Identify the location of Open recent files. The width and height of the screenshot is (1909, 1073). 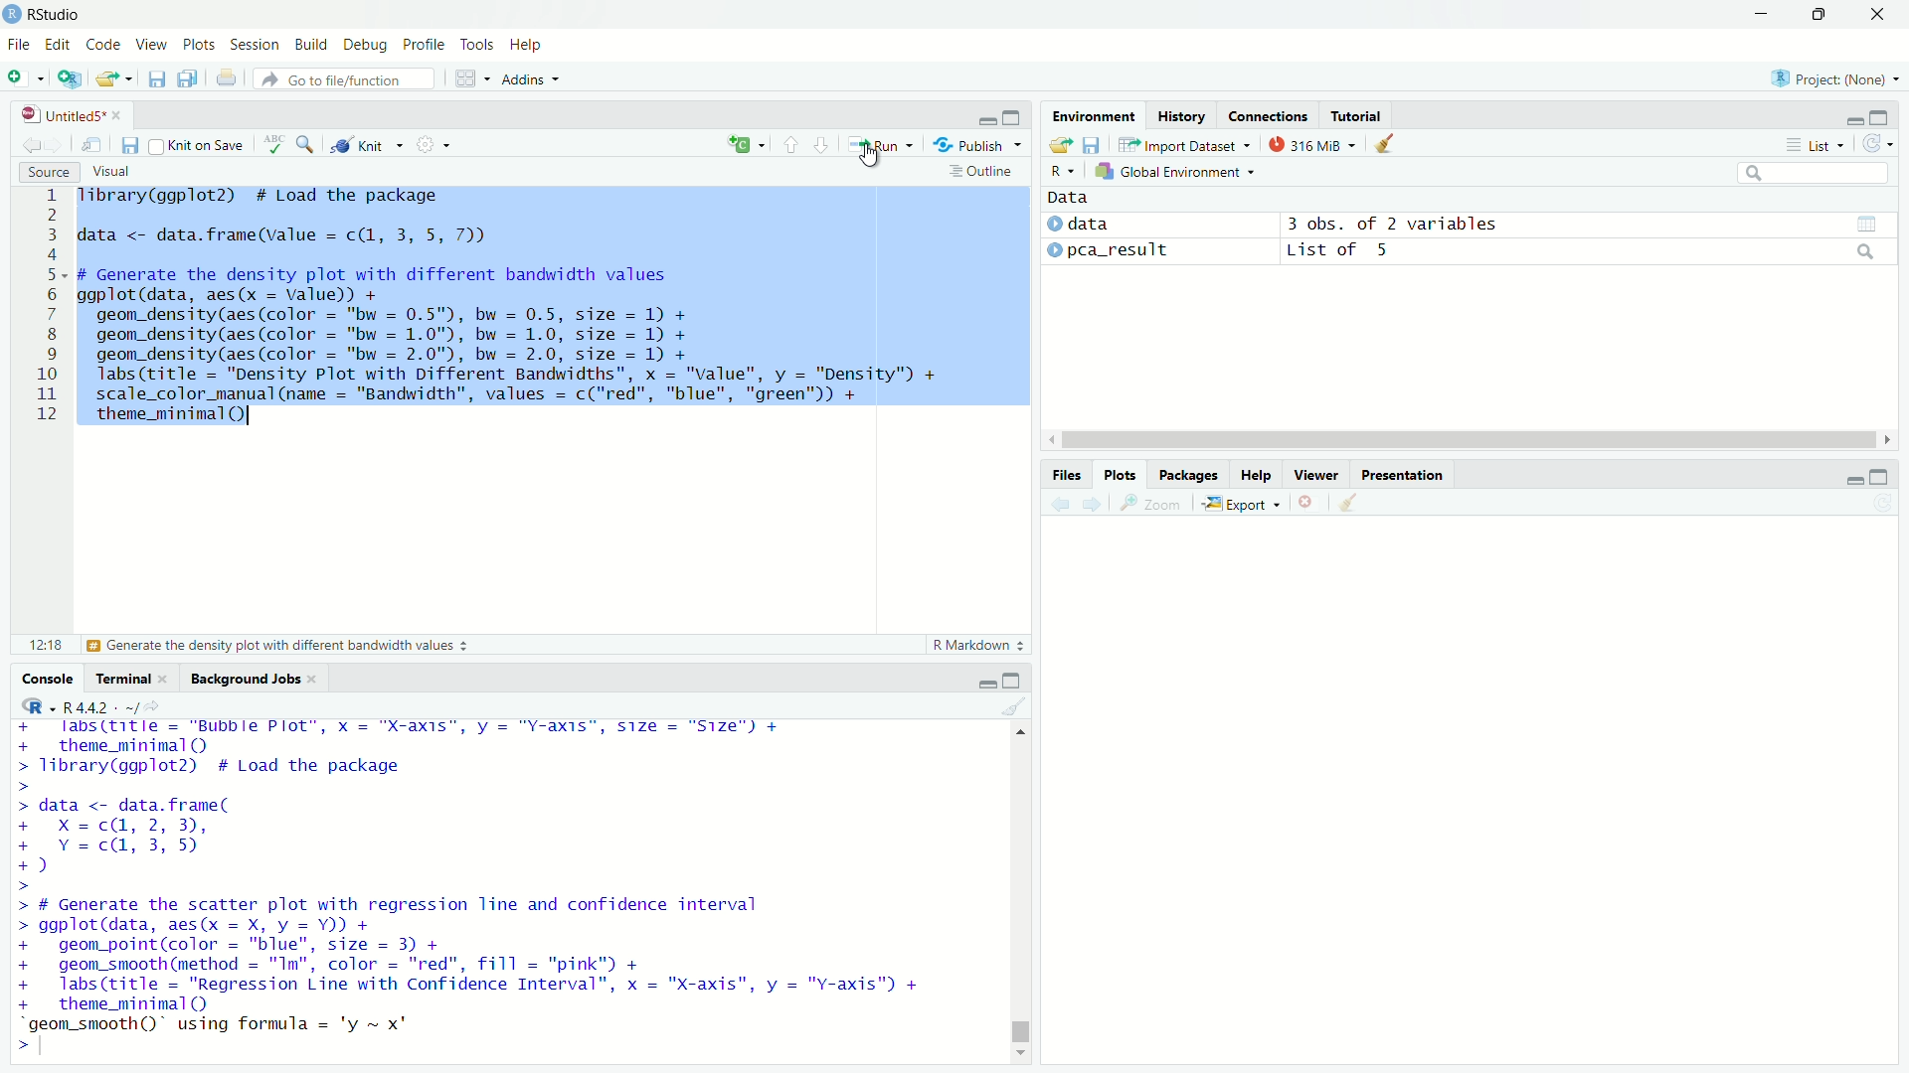
(128, 78).